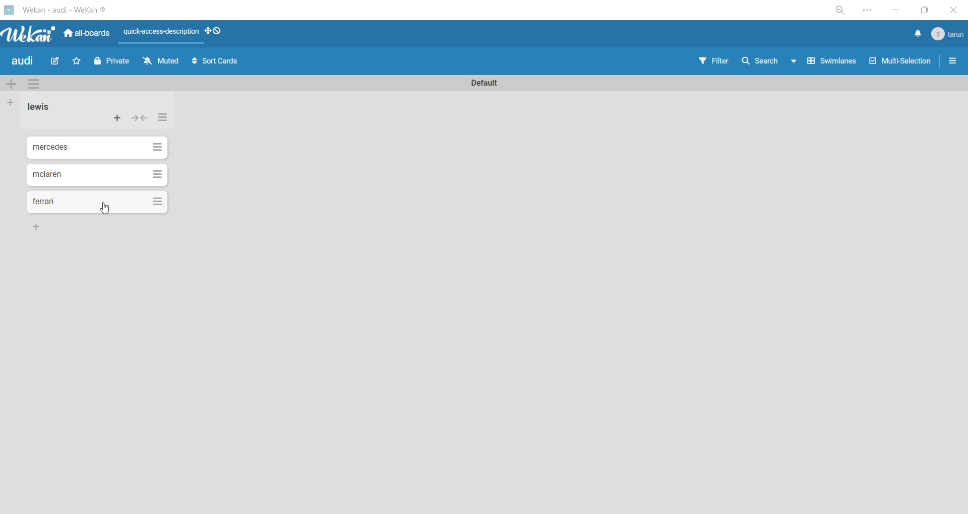 This screenshot has width=968, height=514. I want to click on add list, so click(14, 102).